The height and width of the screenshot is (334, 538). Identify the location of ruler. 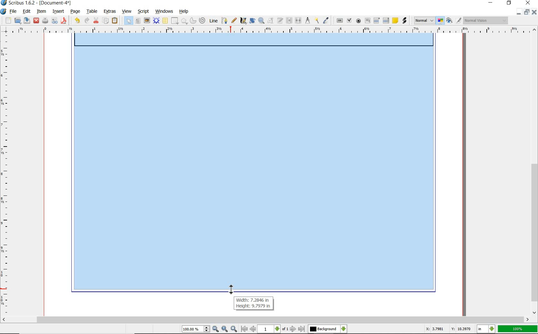
(6, 176).